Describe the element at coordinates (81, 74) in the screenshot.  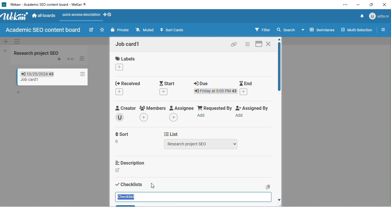
I see `card actions` at that location.